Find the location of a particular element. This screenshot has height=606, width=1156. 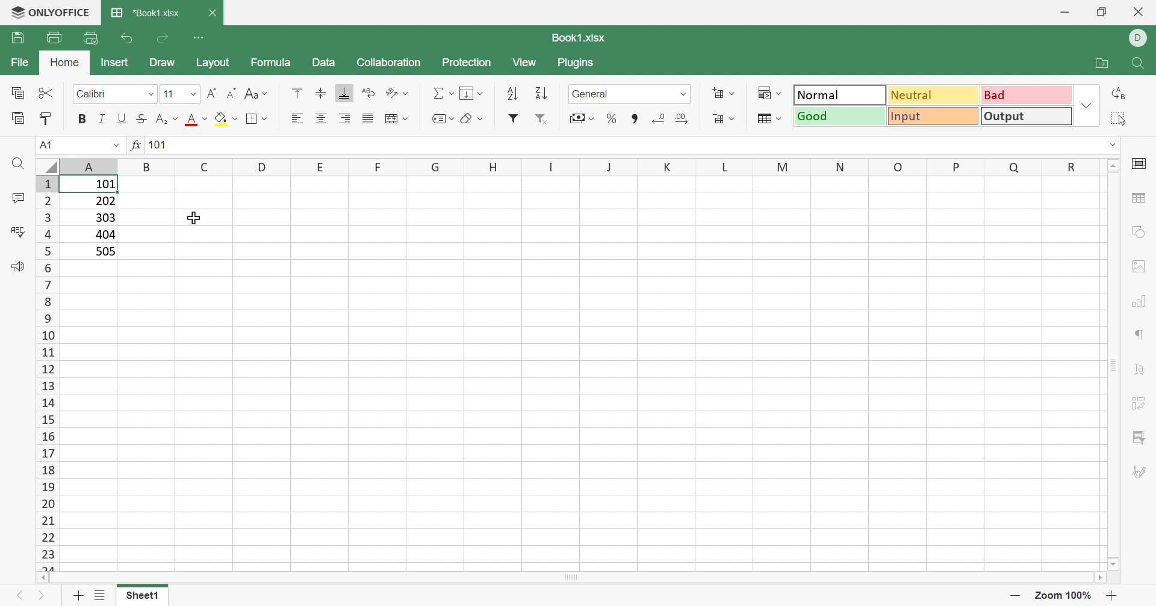

Find is located at coordinates (16, 164).